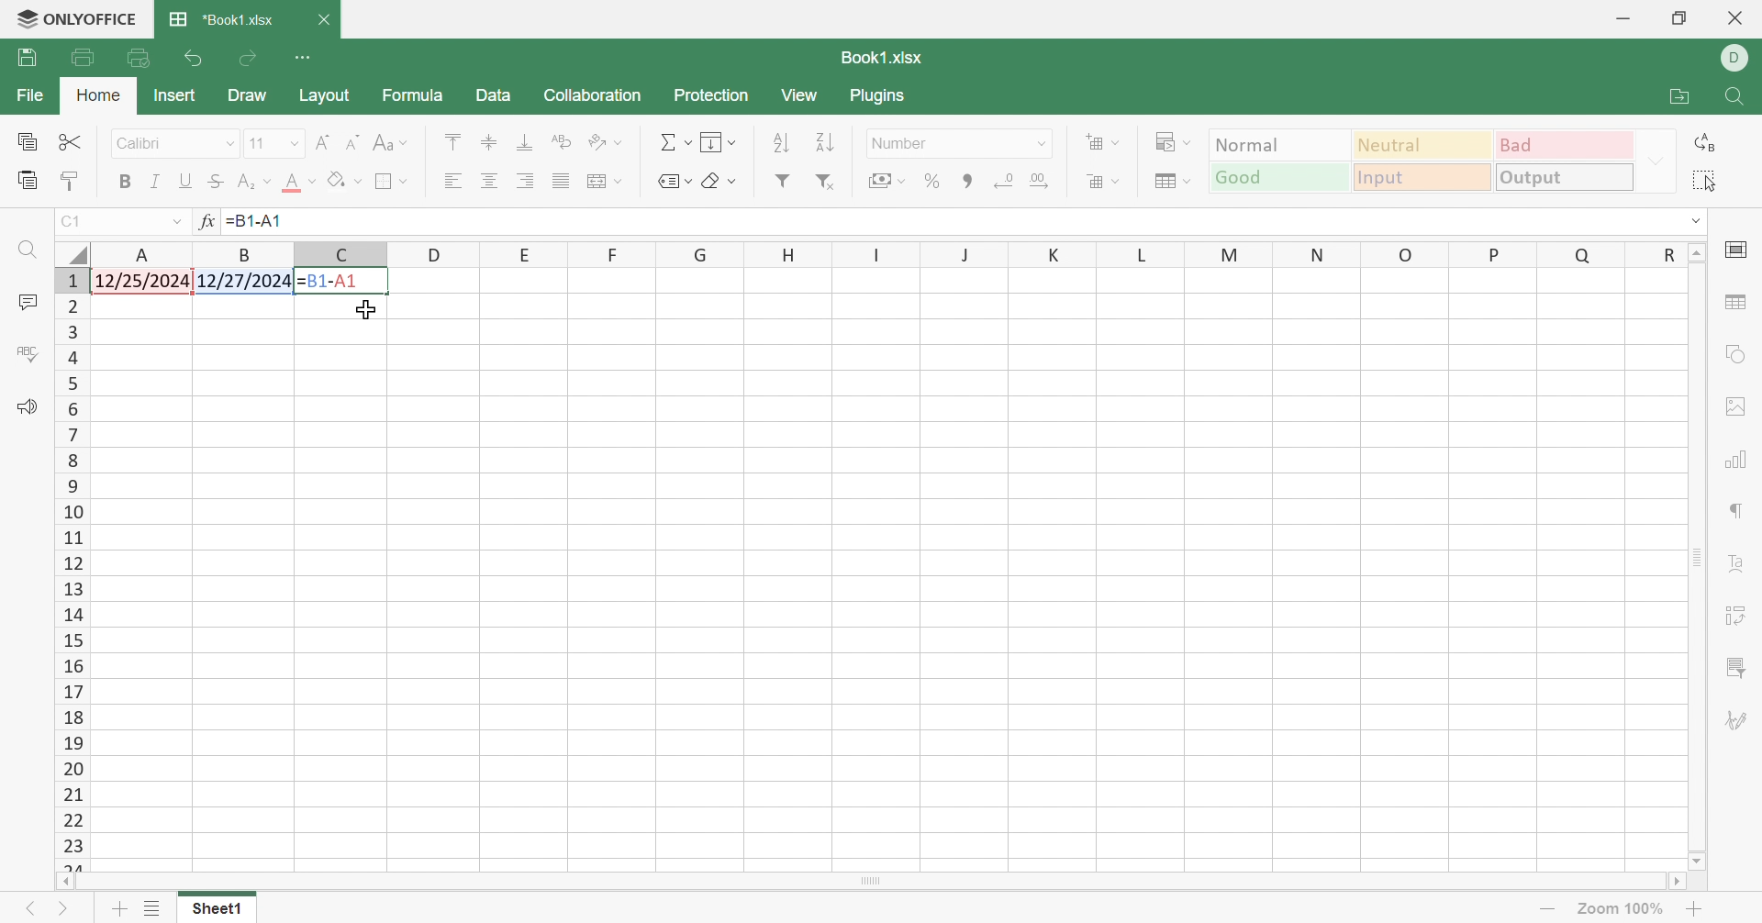 This screenshot has width=1762, height=923. I want to click on Fill color, so click(349, 180).